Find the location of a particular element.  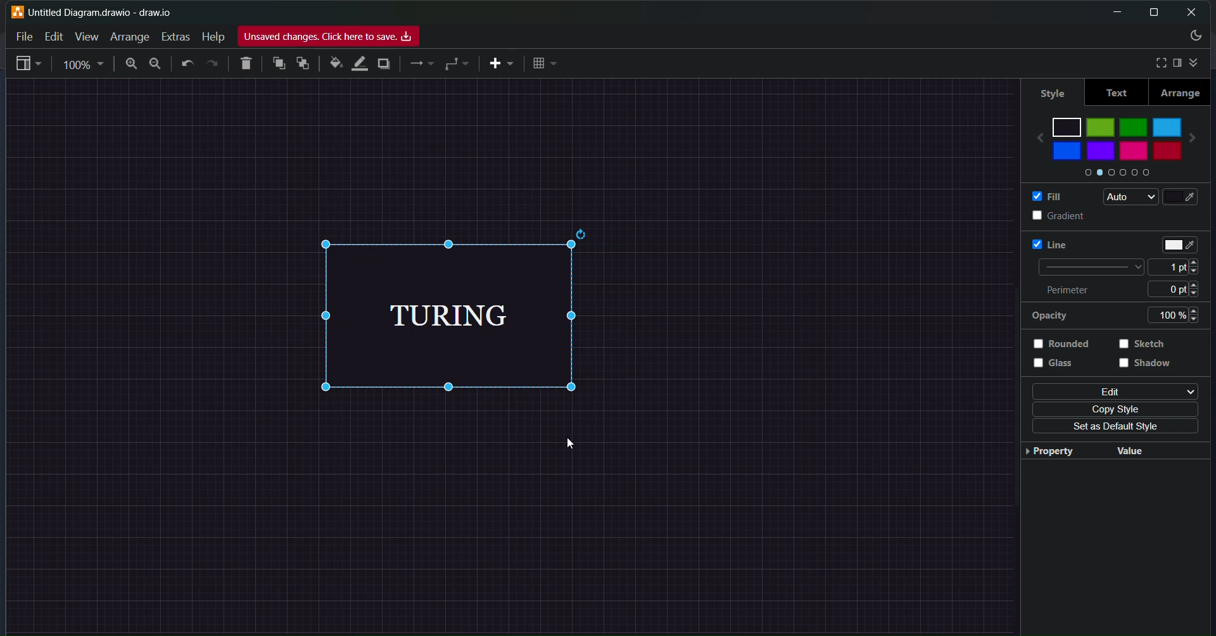

100% is located at coordinates (1179, 315).